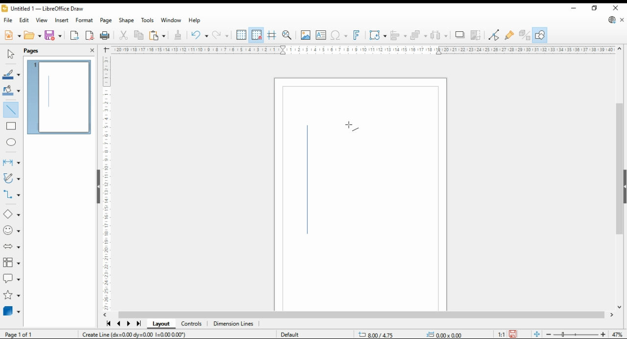  What do you see at coordinates (272, 34) in the screenshot?
I see `helplines for moving` at bounding box center [272, 34].